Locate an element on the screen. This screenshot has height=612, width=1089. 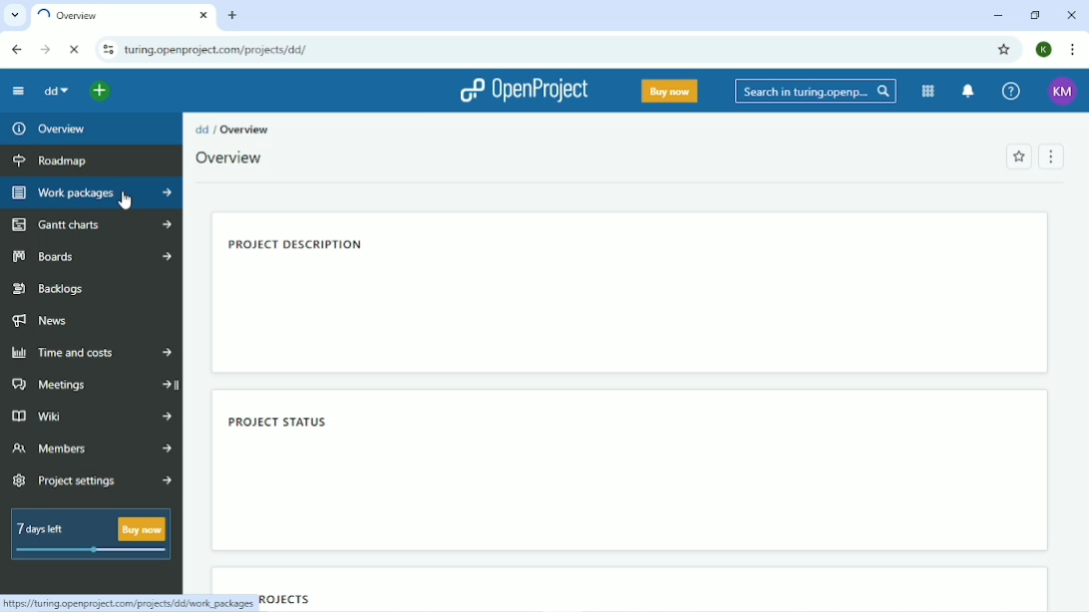
Projects is located at coordinates (286, 599).